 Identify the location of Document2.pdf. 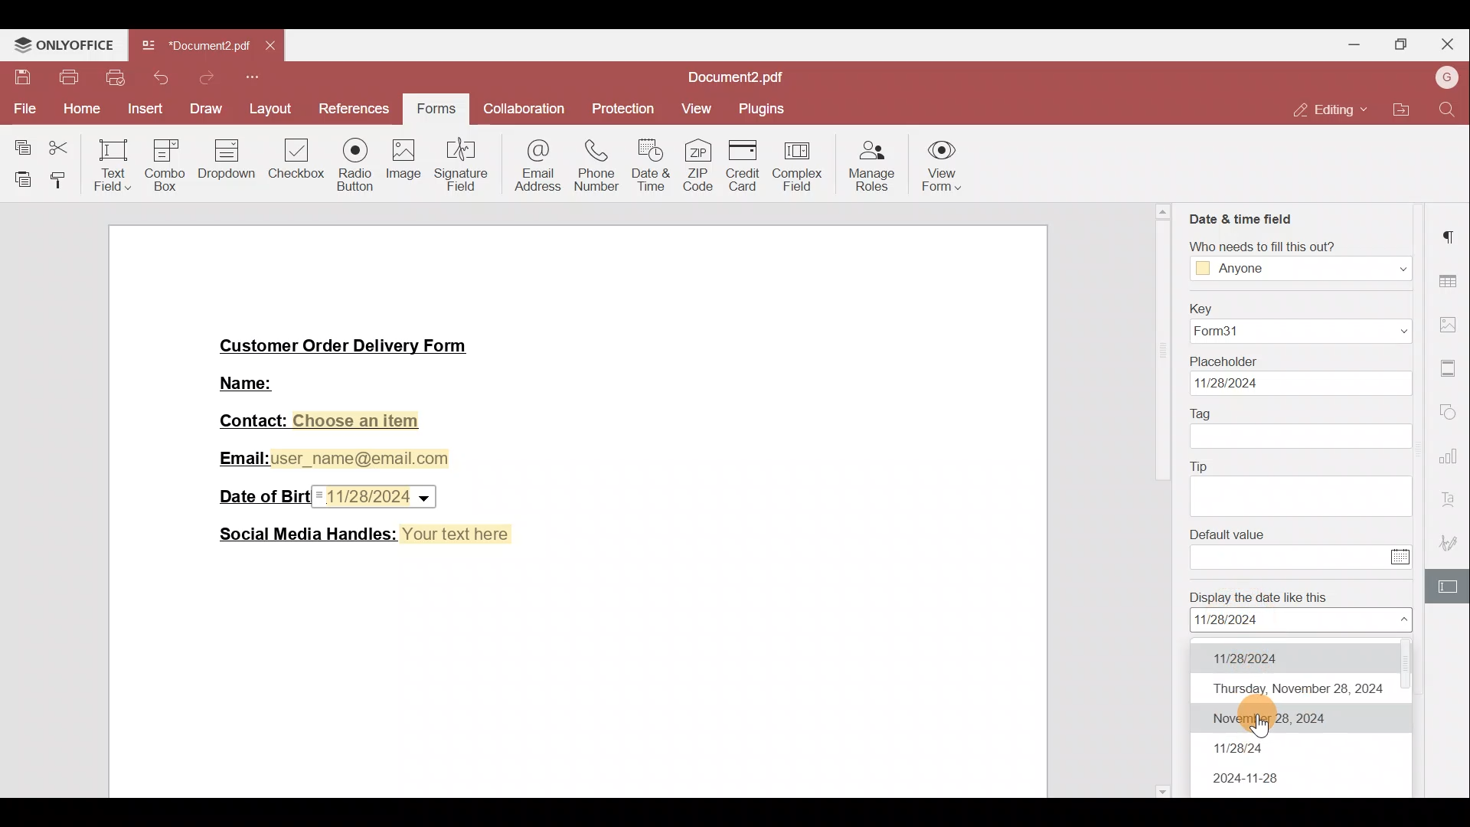
(727, 77).